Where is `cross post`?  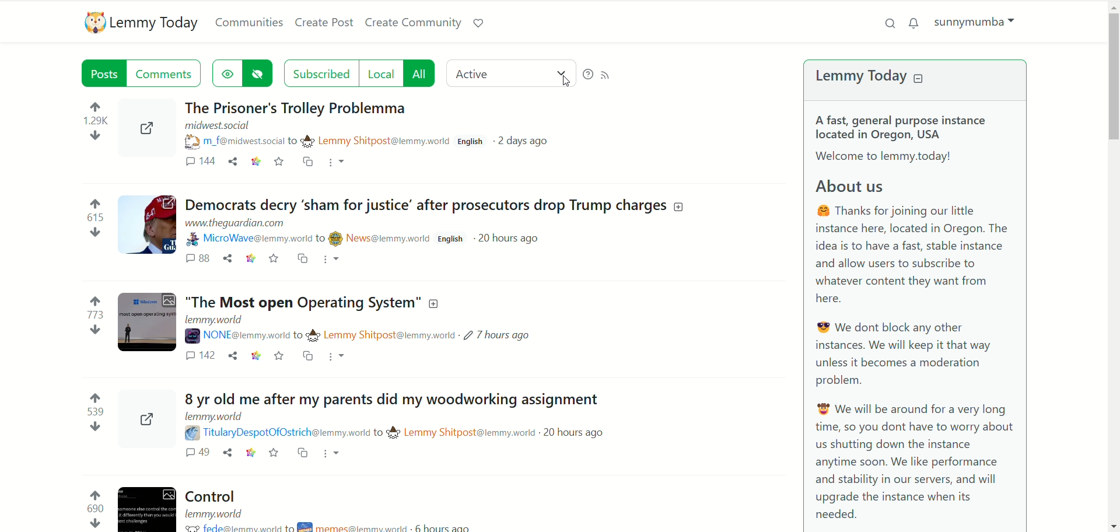 cross post is located at coordinates (304, 453).